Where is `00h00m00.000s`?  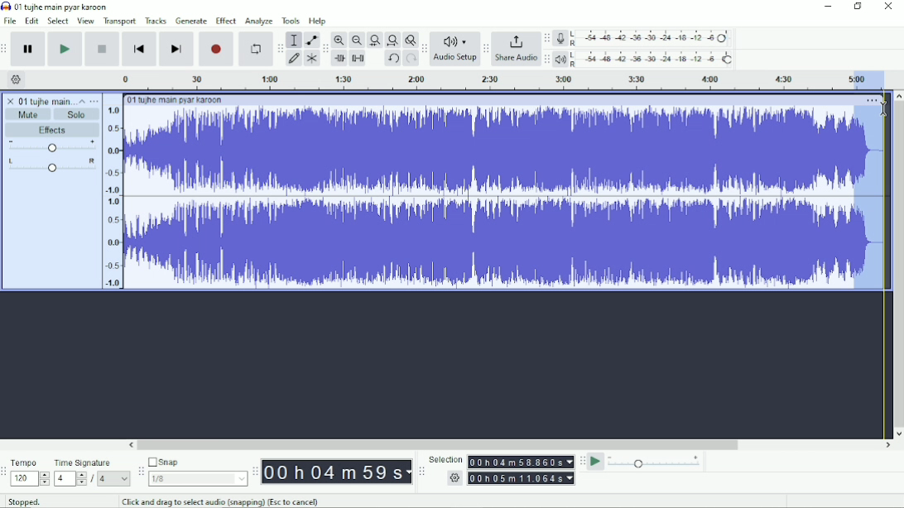 00h00m00.000s is located at coordinates (522, 478).